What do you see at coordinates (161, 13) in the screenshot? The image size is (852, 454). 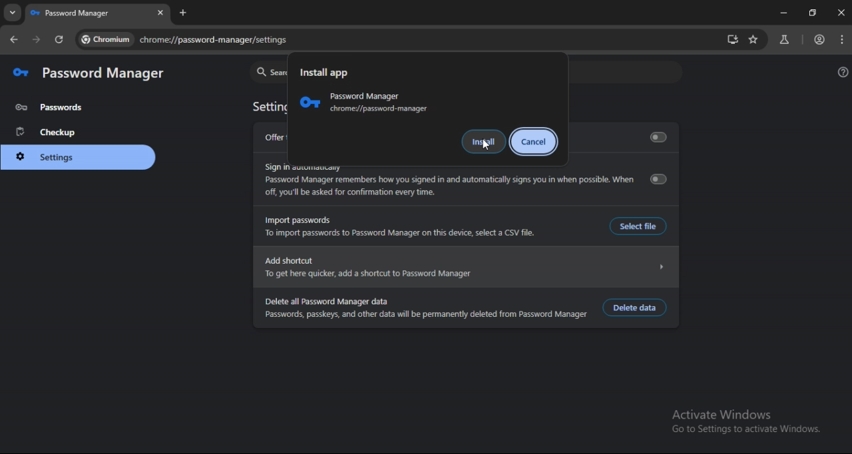 I see `close tab` at bounding box center [161, 13].